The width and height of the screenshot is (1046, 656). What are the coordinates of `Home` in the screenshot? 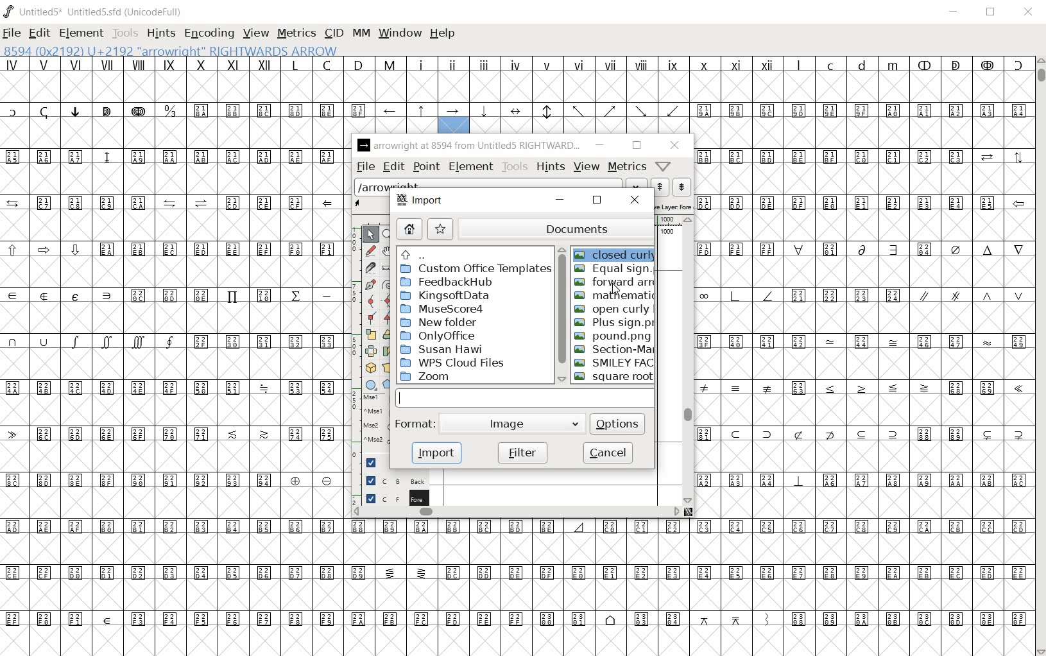 It's located at (409, 230).